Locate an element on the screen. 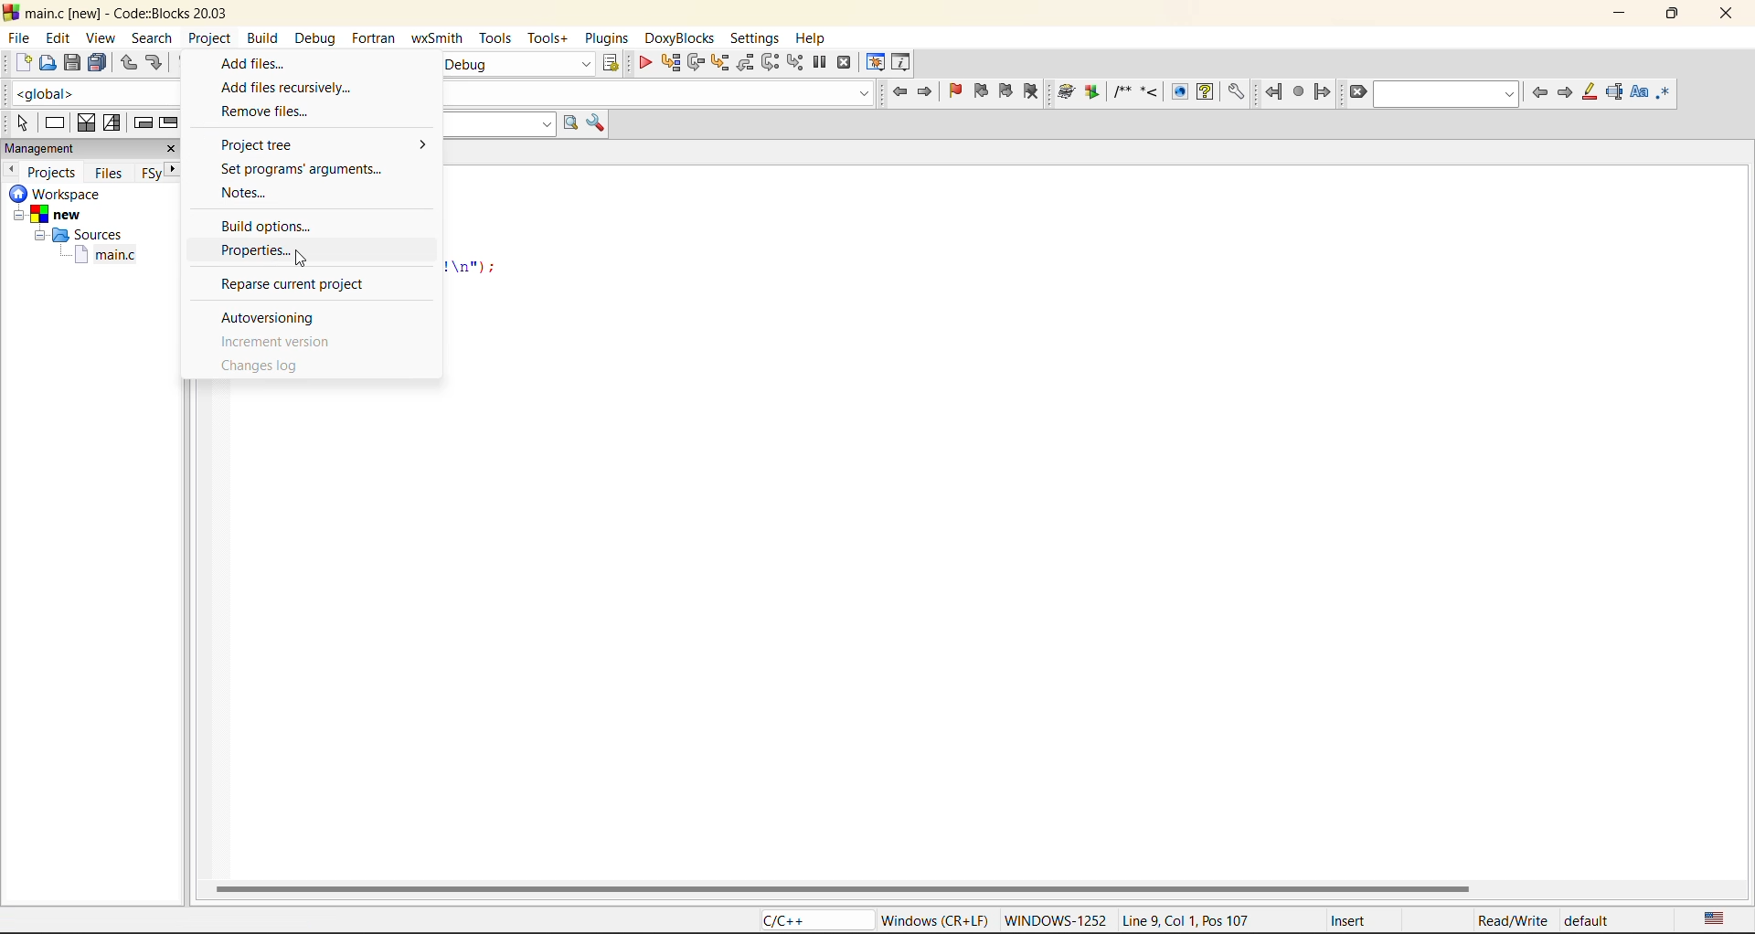 The width and height of the screenshot is (1755, 934). last jump is located at coordinates (1298, 92).